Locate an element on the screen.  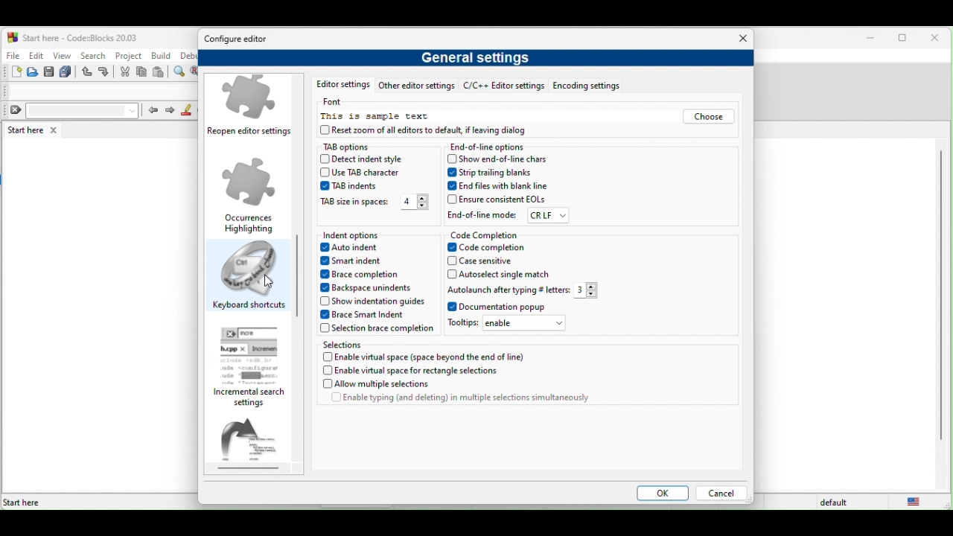
prev is located at coordinates (152, 109).